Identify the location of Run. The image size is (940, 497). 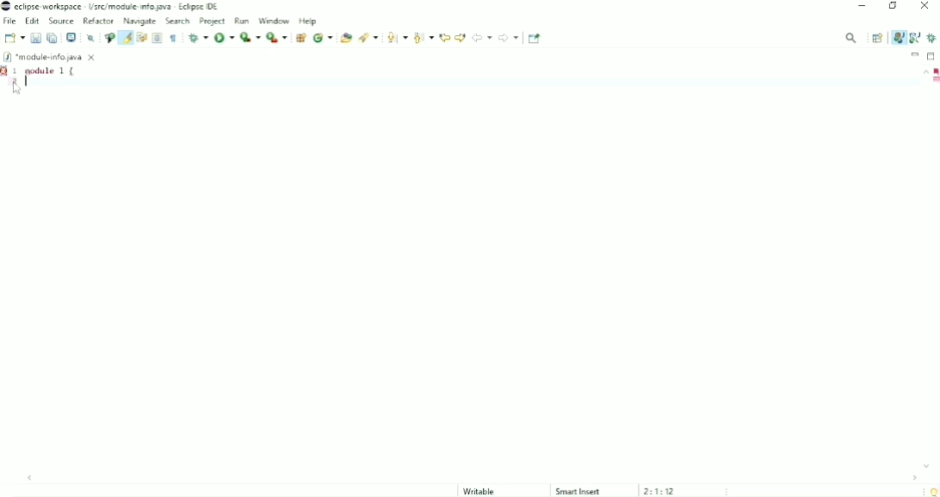
(244, 20).